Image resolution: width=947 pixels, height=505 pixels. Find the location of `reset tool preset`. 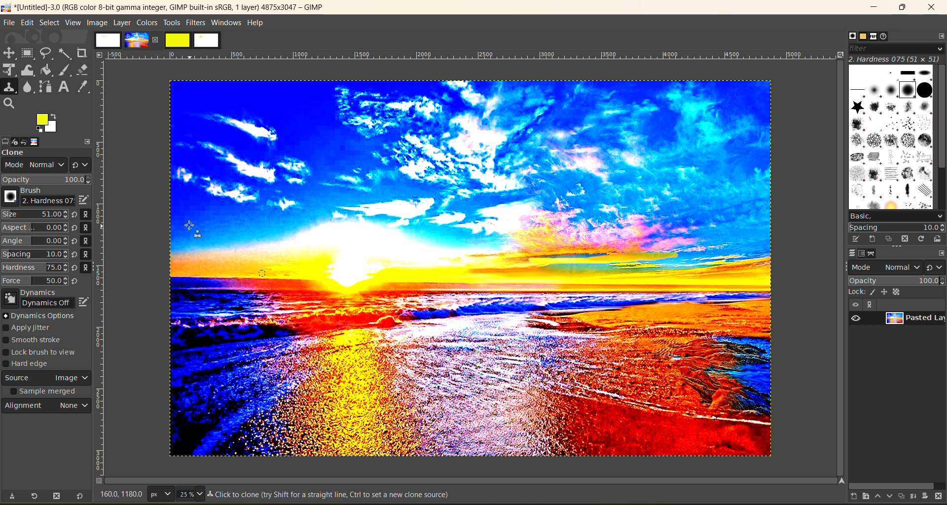

reset tool preset is located at coordinates (35, 496).